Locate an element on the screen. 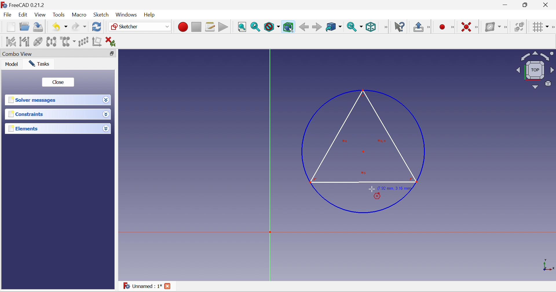  New is located at coordinates (11, 27).